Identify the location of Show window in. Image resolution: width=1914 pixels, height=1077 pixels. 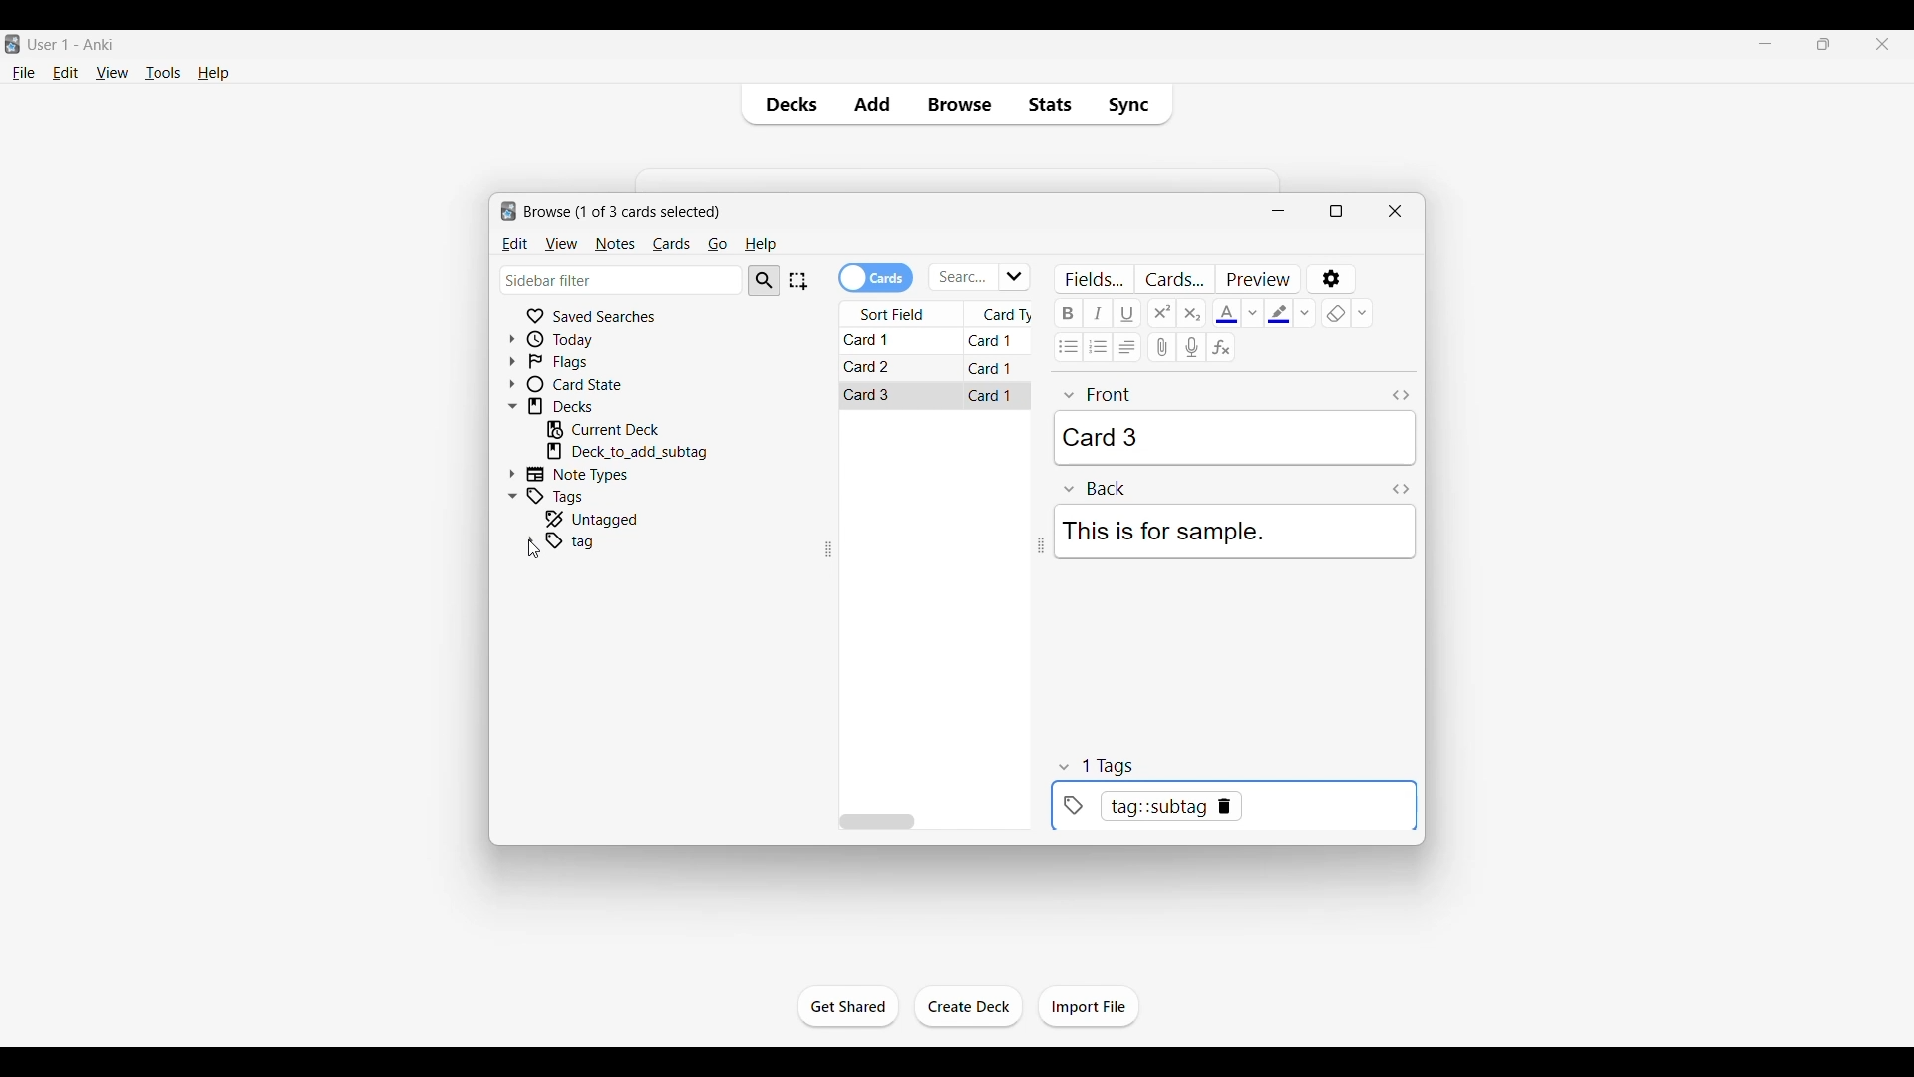
(1337, 211).